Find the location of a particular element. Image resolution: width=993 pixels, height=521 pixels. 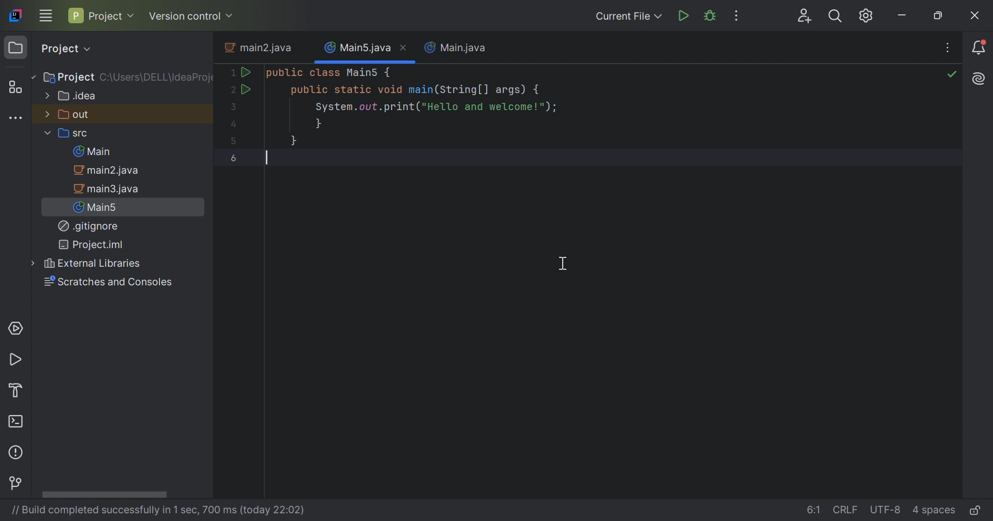

Restore down is located at coordinates (940, 17).